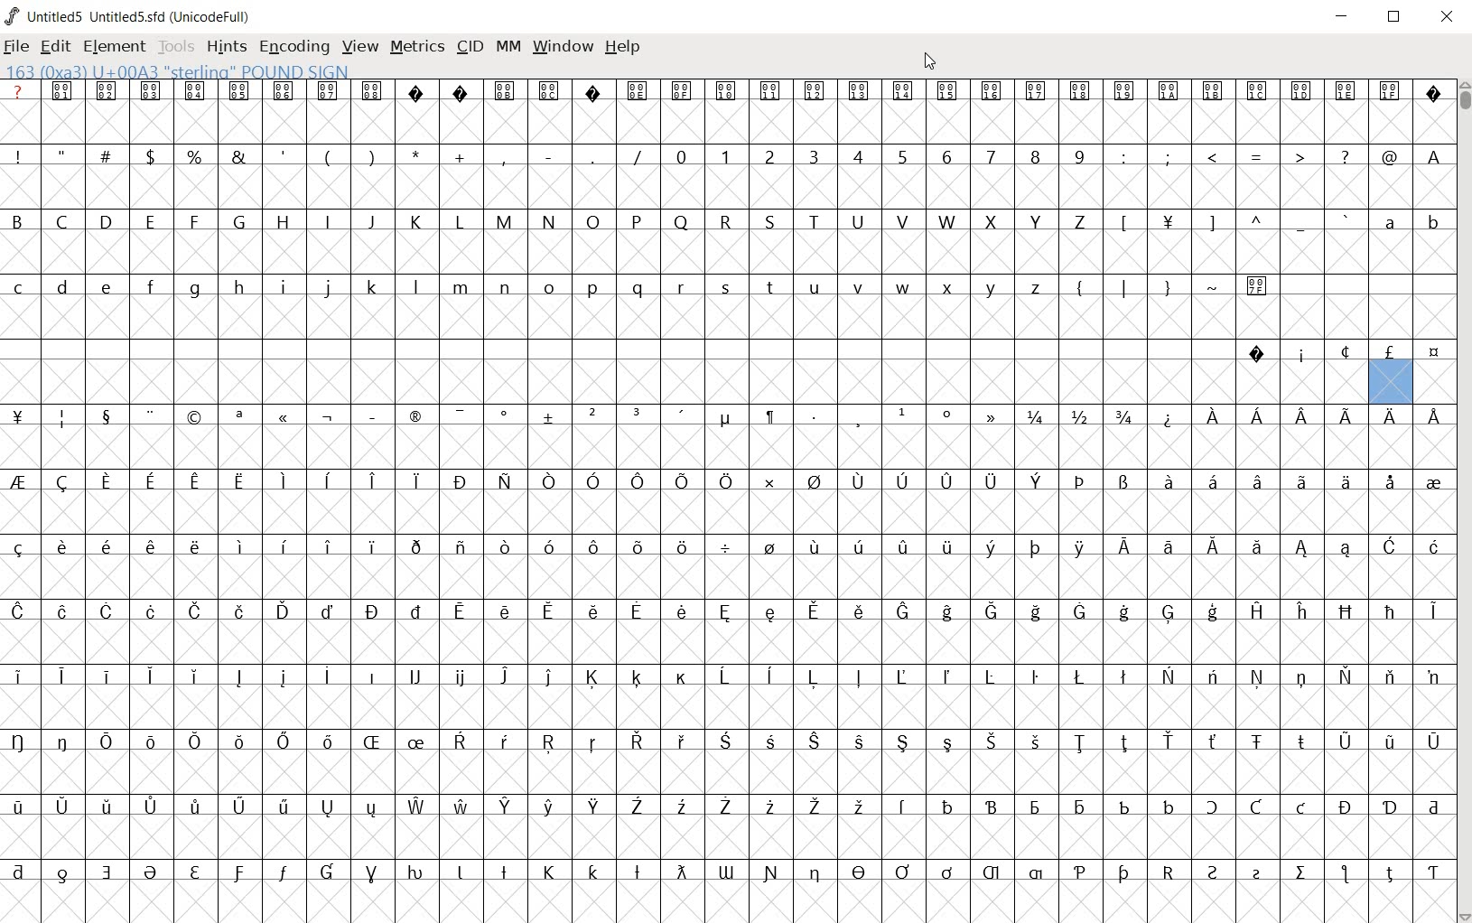 The width and height of the screenshot is (1472, 923). What do you see at coordinates (1256, 743) in the screenshot?
I see `Symbol` at bounding box center [1256, 743].